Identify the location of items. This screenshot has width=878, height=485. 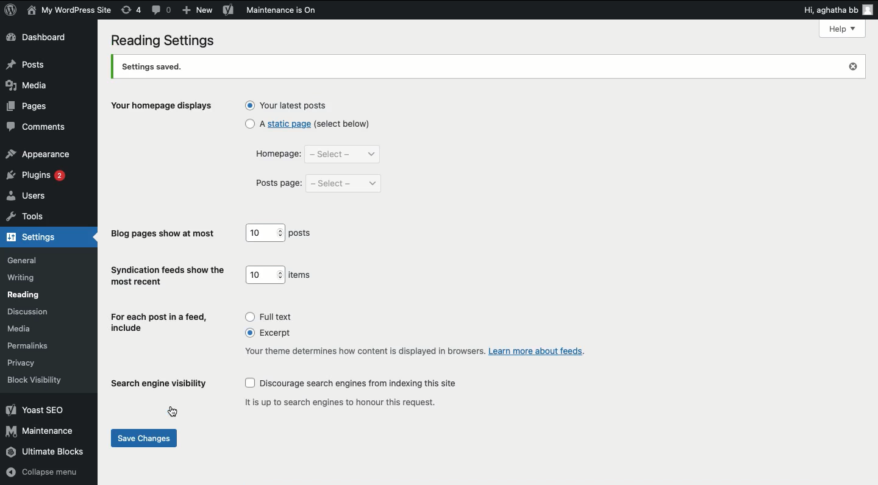
(301, 275).